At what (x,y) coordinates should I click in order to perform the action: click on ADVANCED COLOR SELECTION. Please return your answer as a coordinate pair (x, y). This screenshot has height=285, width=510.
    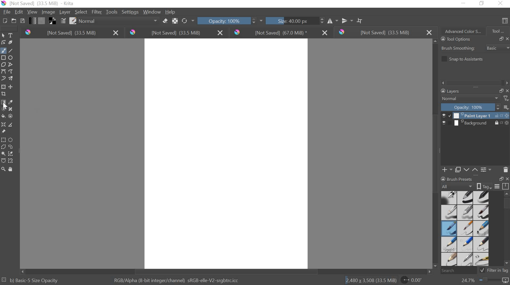
    Looking at the image, I should click on (461, 30).